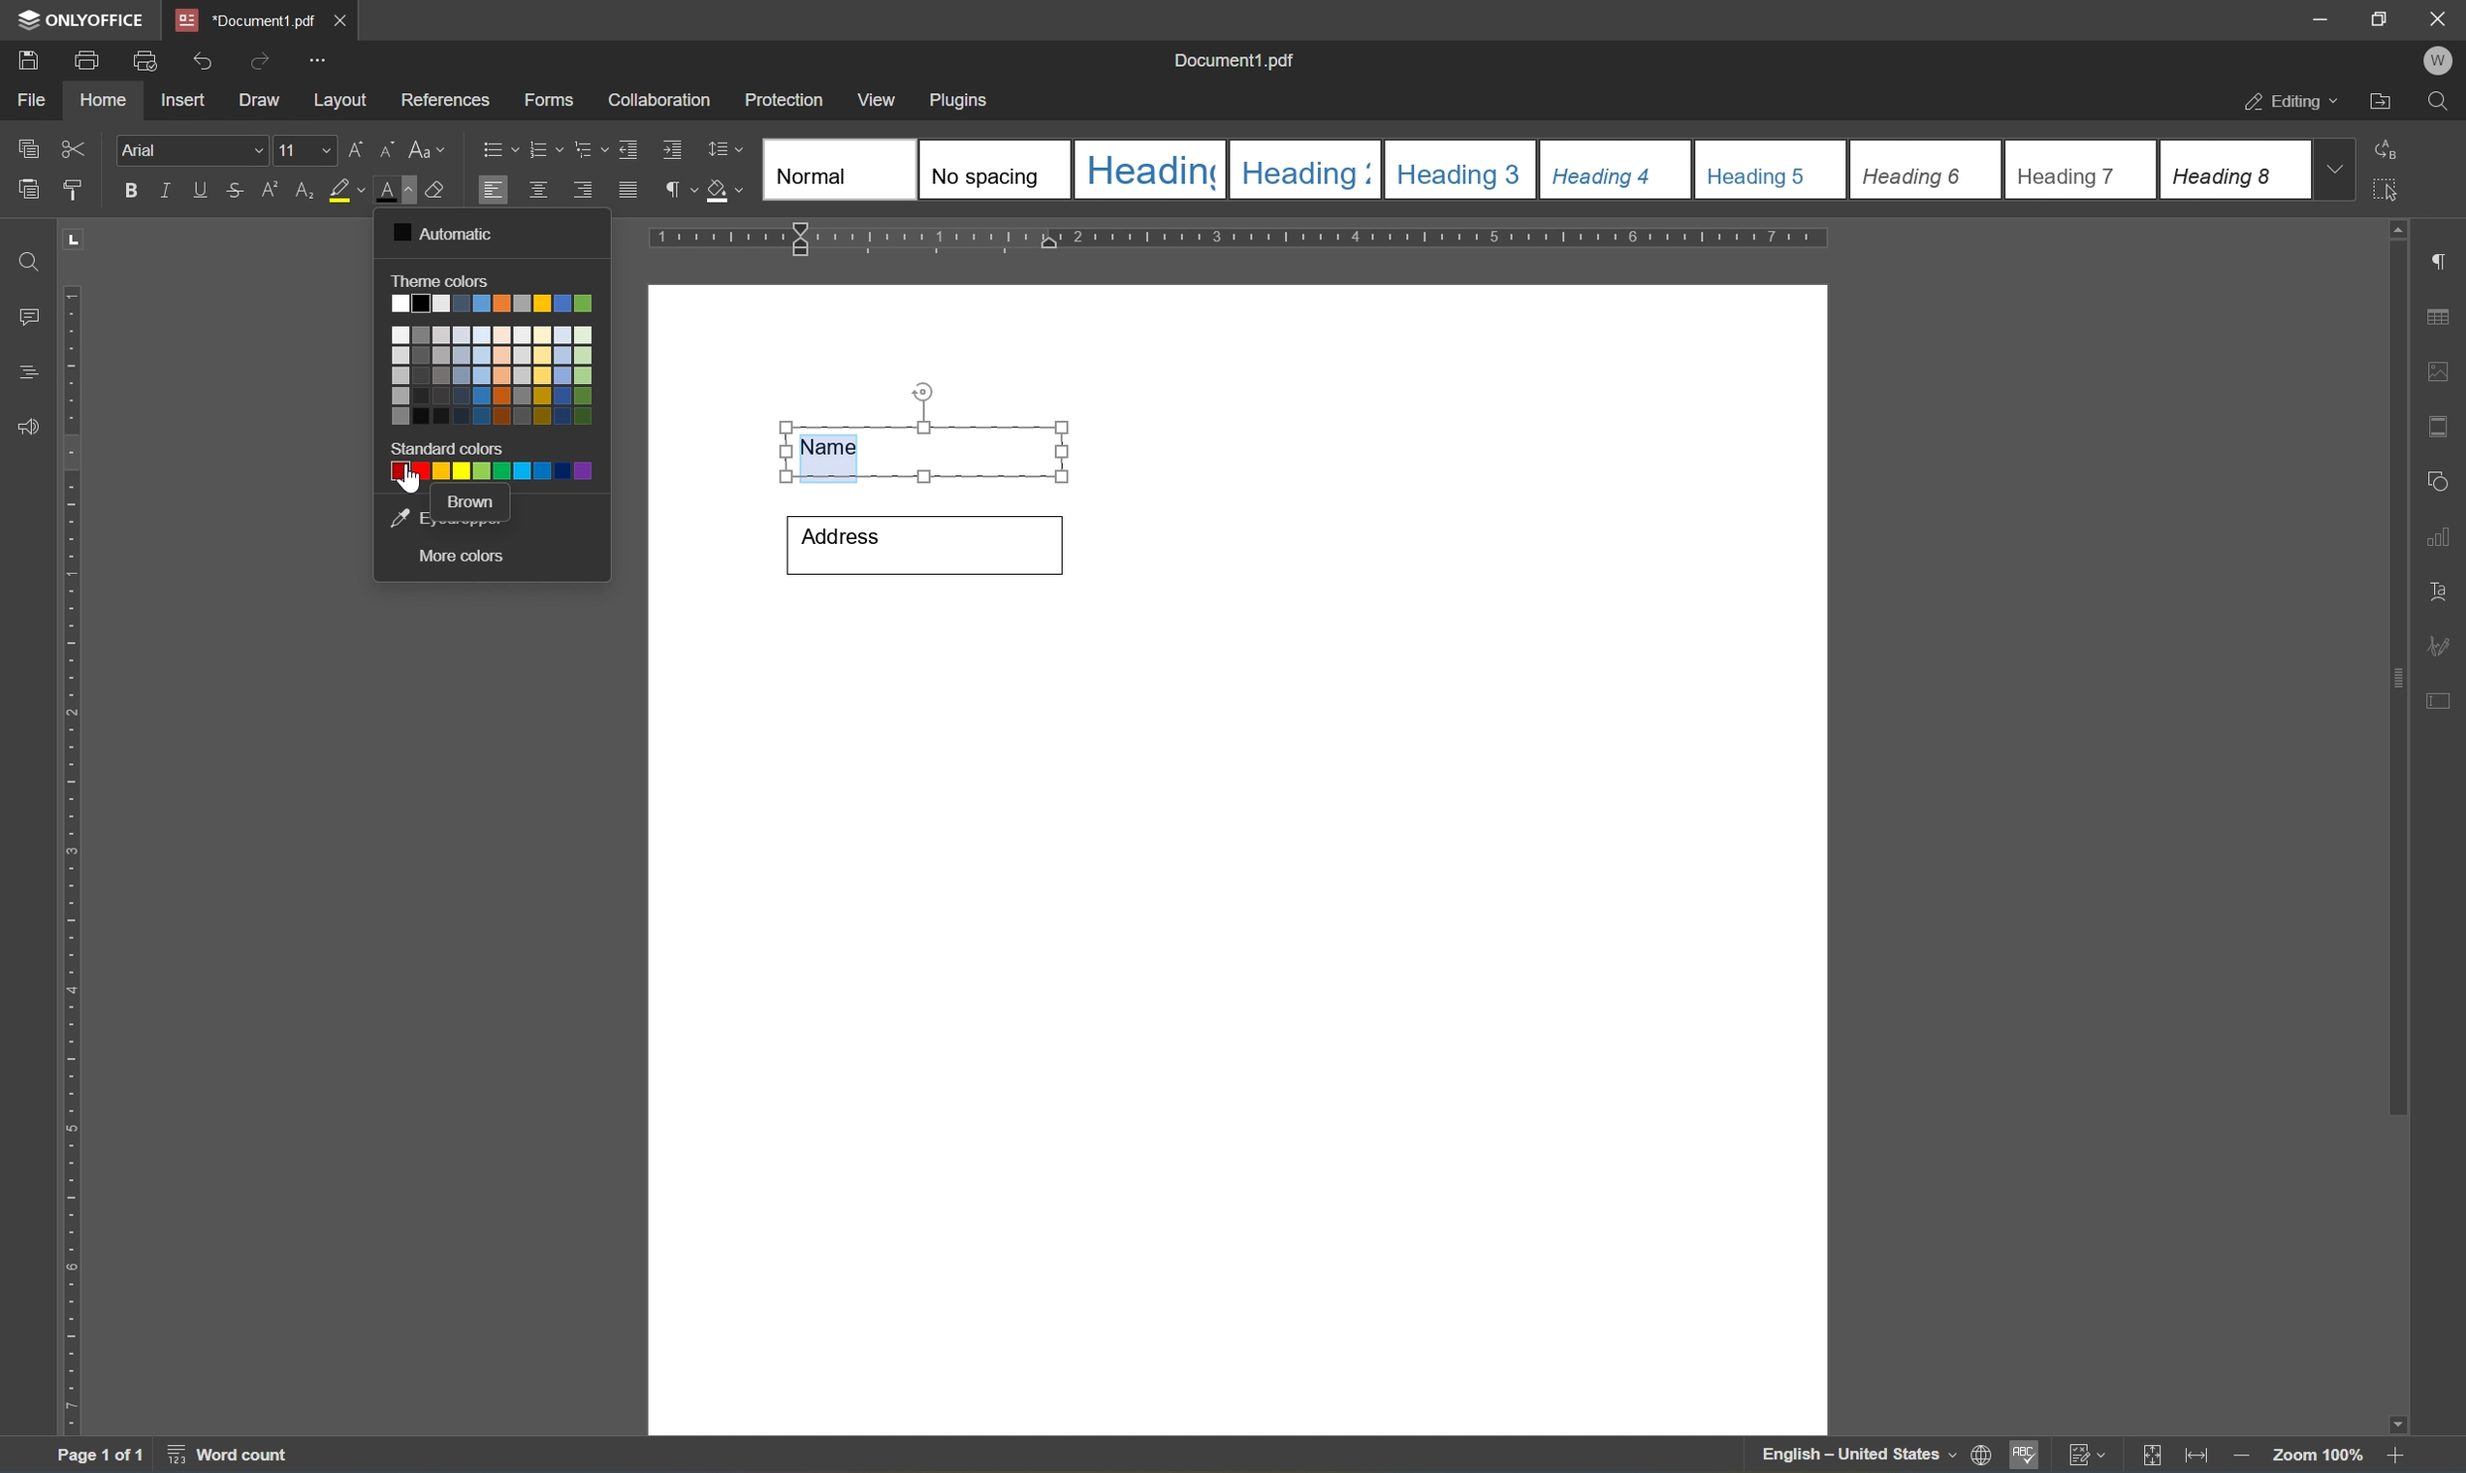  What do you see at coordinates (338, 103) in the screenshot?
I see `layout` at bounding box center [338, 103].